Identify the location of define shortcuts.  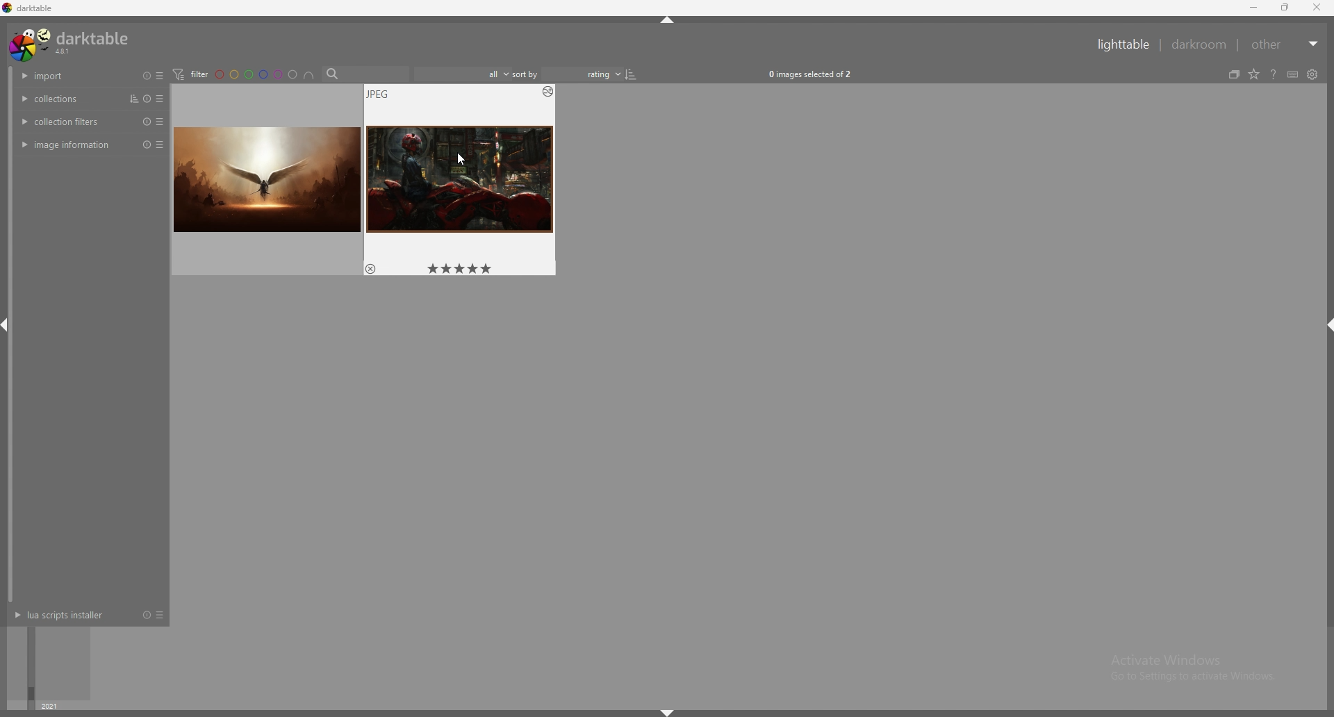
(1294, 74).